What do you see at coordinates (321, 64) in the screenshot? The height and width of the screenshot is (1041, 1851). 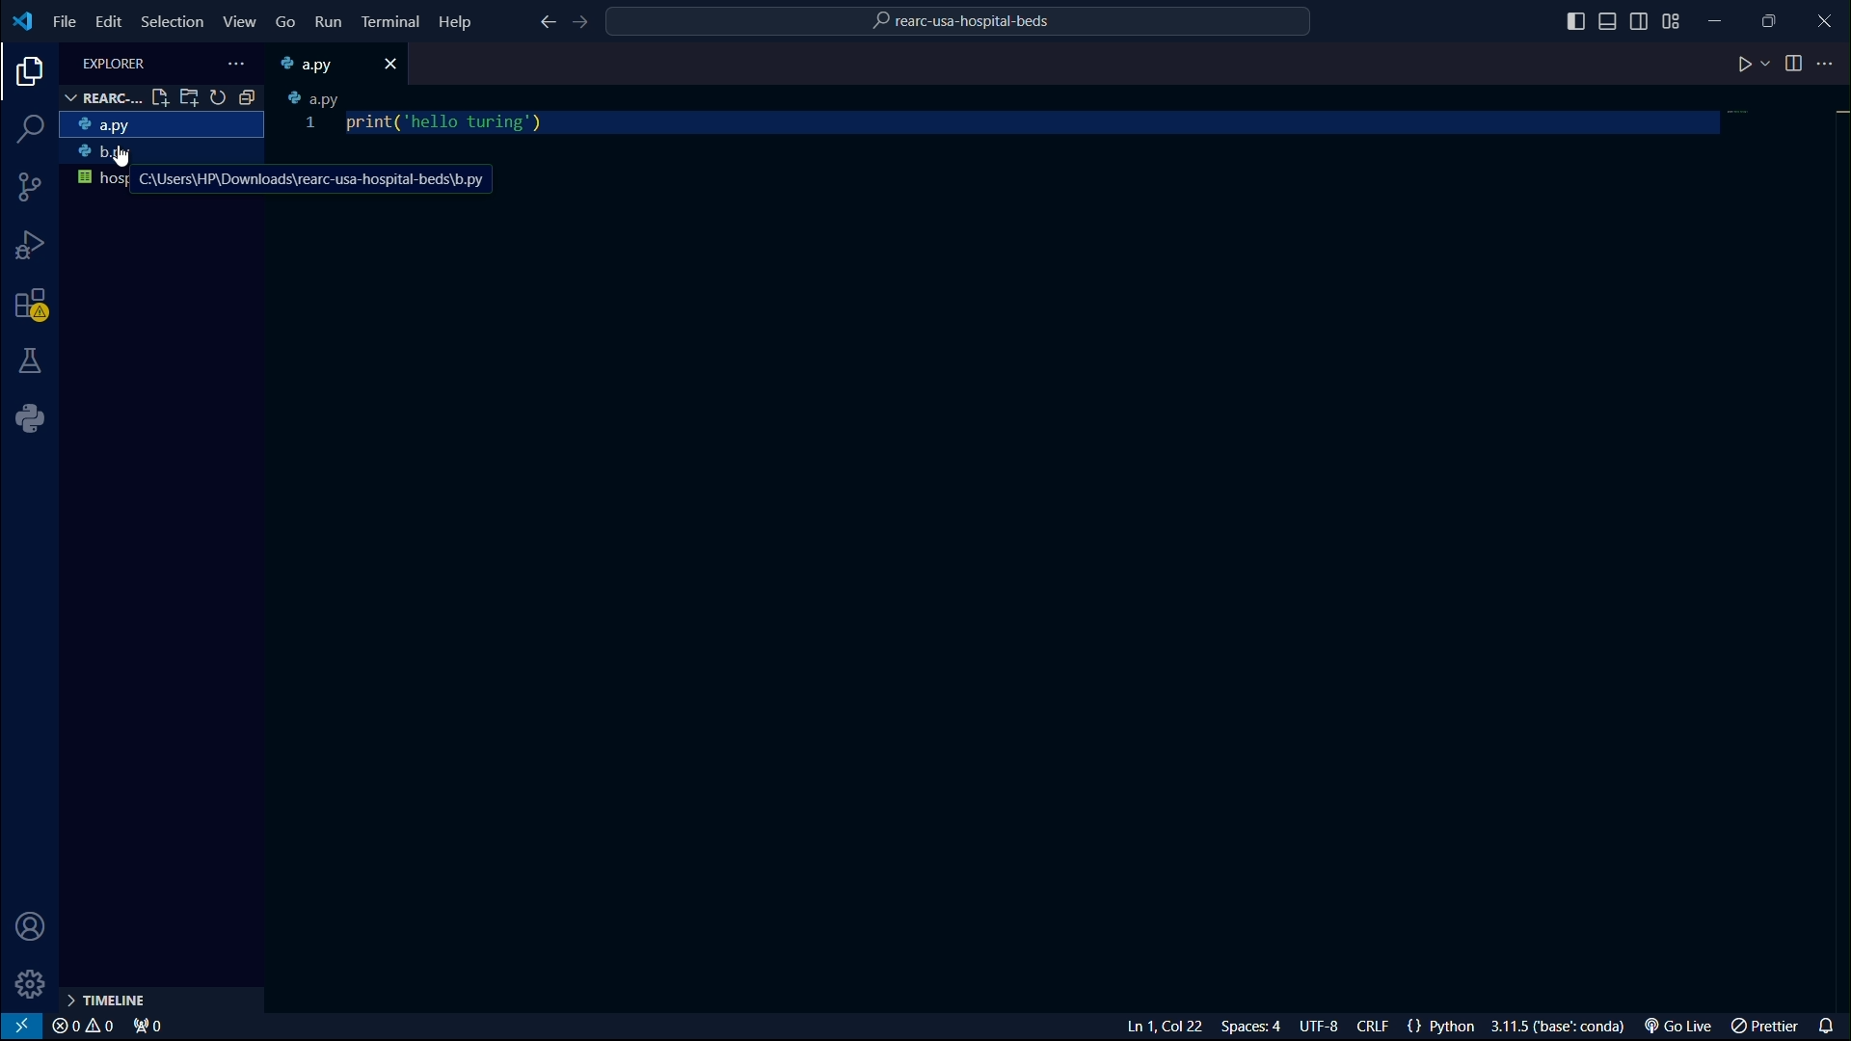 I see `a.py` at bounding box center [321, 64].